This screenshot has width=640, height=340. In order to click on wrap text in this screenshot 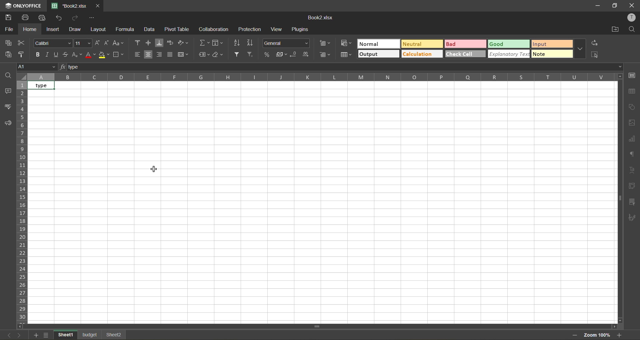, I will do `click(172, 42)`.